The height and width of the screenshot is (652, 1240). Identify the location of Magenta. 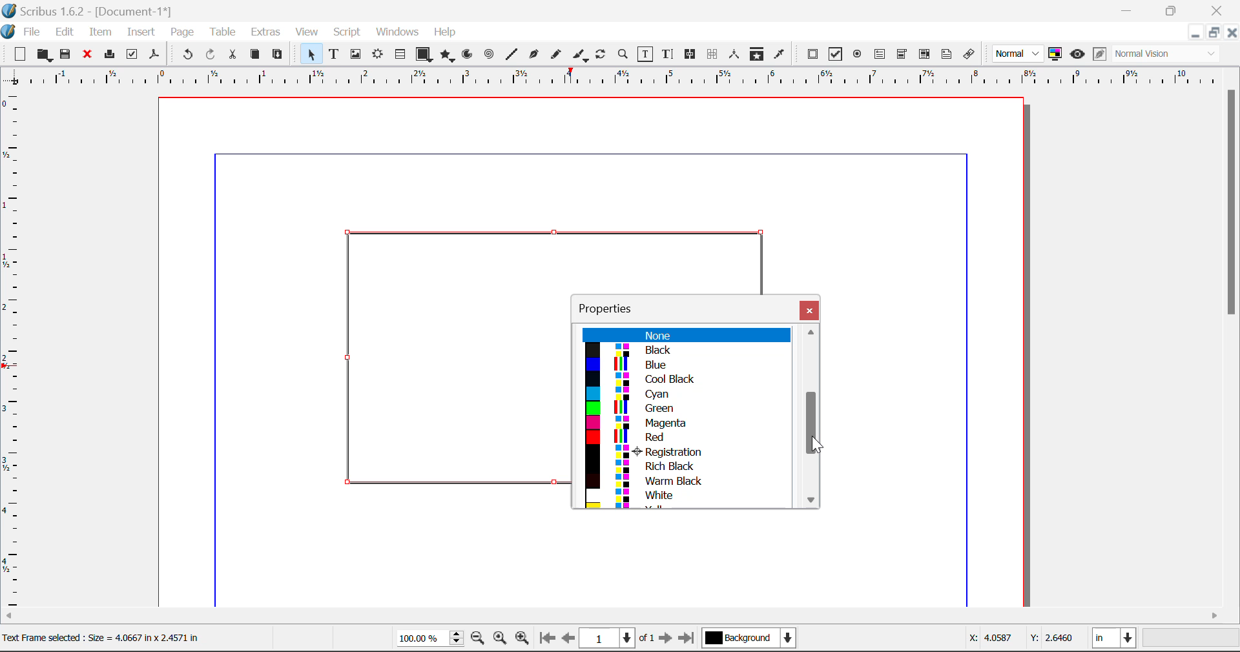
(687, 423).